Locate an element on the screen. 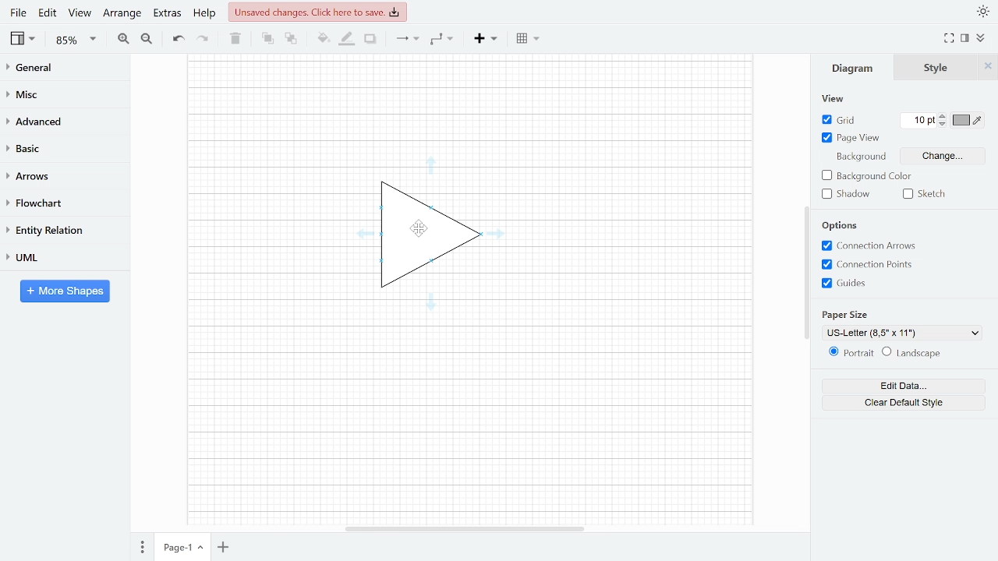  Clear default style is located at coordinates (905, 403).